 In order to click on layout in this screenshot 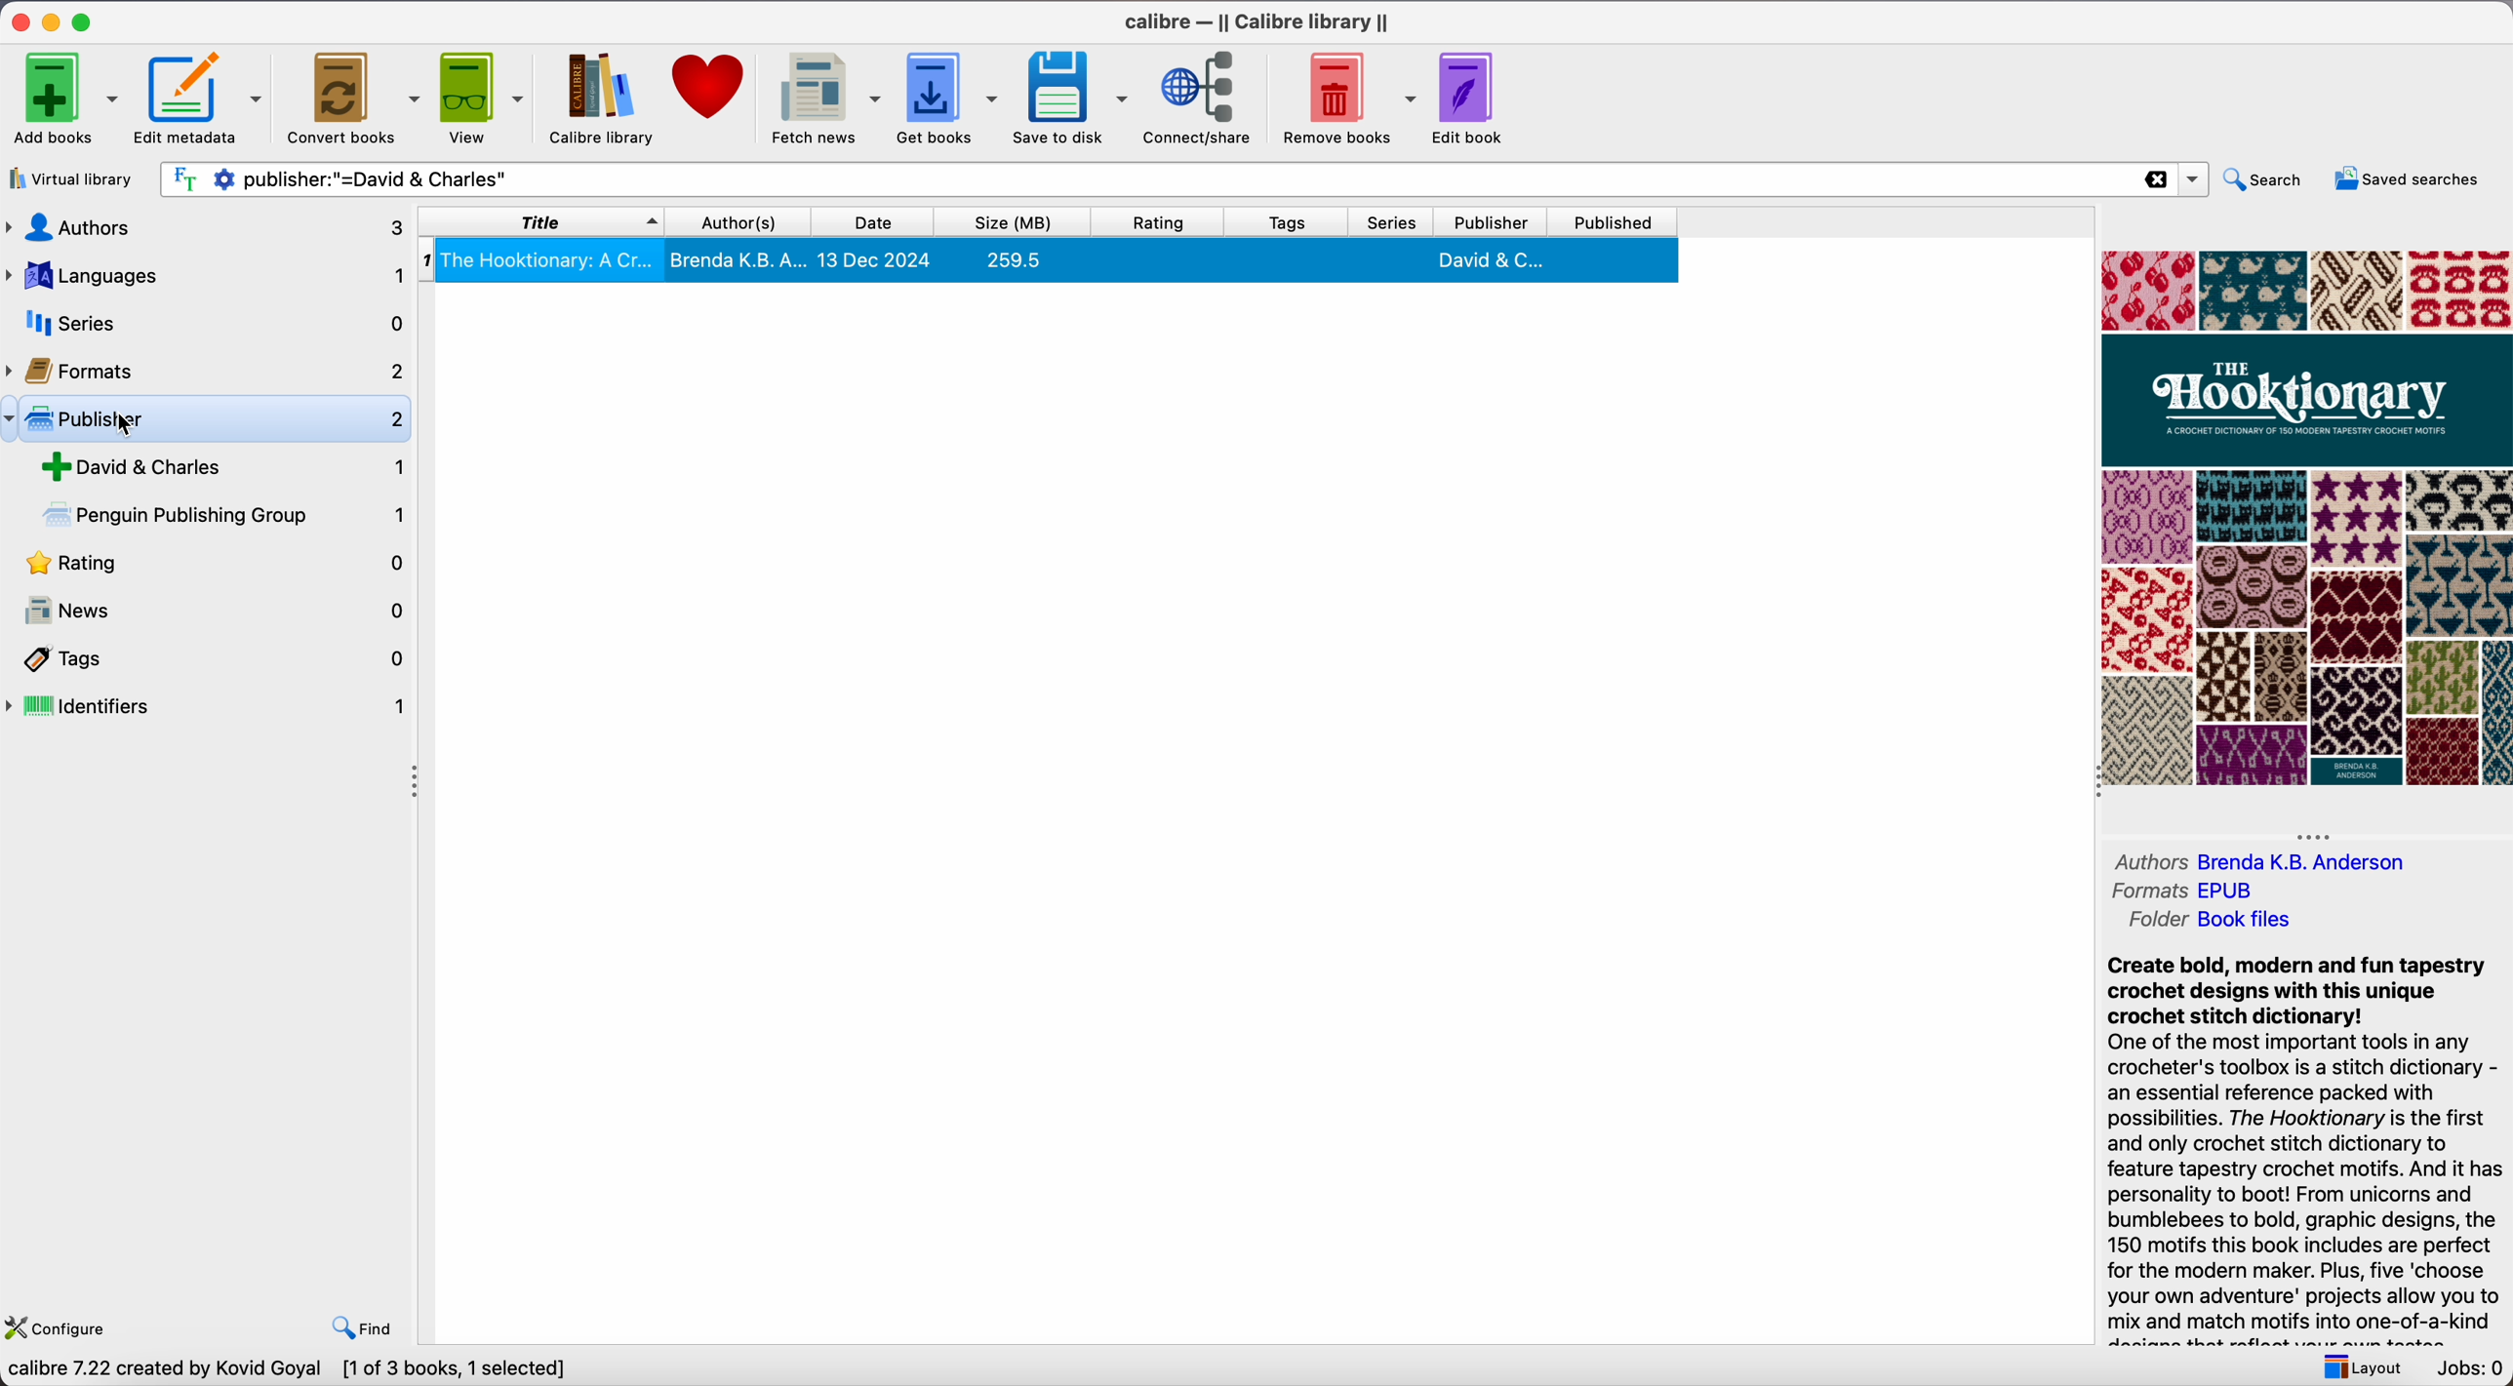, I will do `click(2357, 1366)`.